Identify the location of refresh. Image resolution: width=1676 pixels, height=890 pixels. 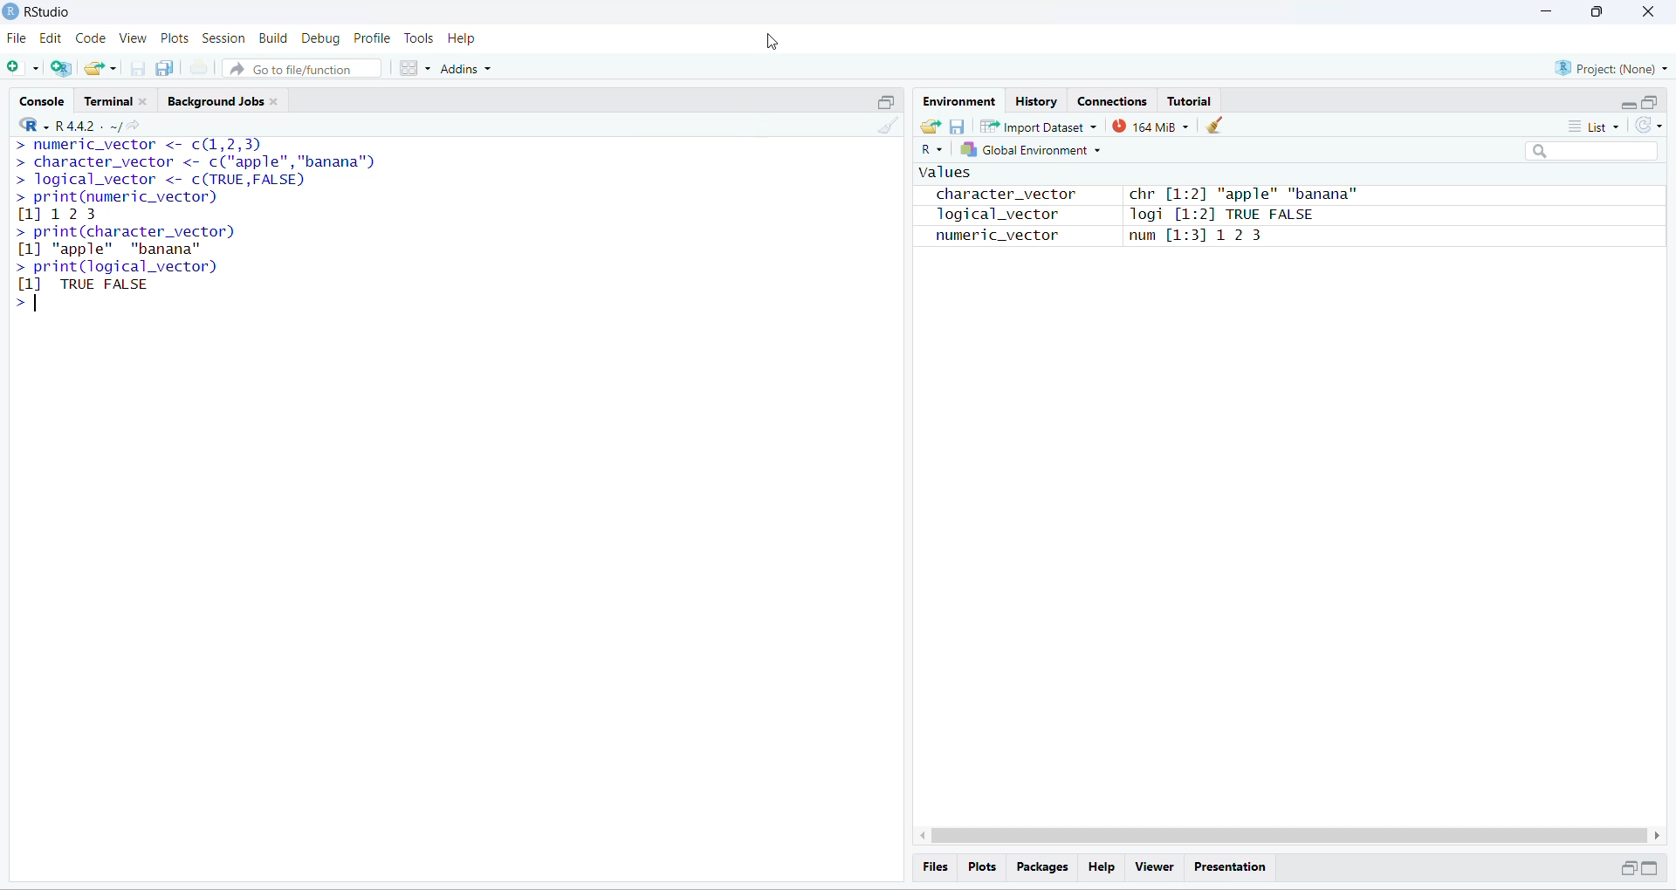
(1649, 126).